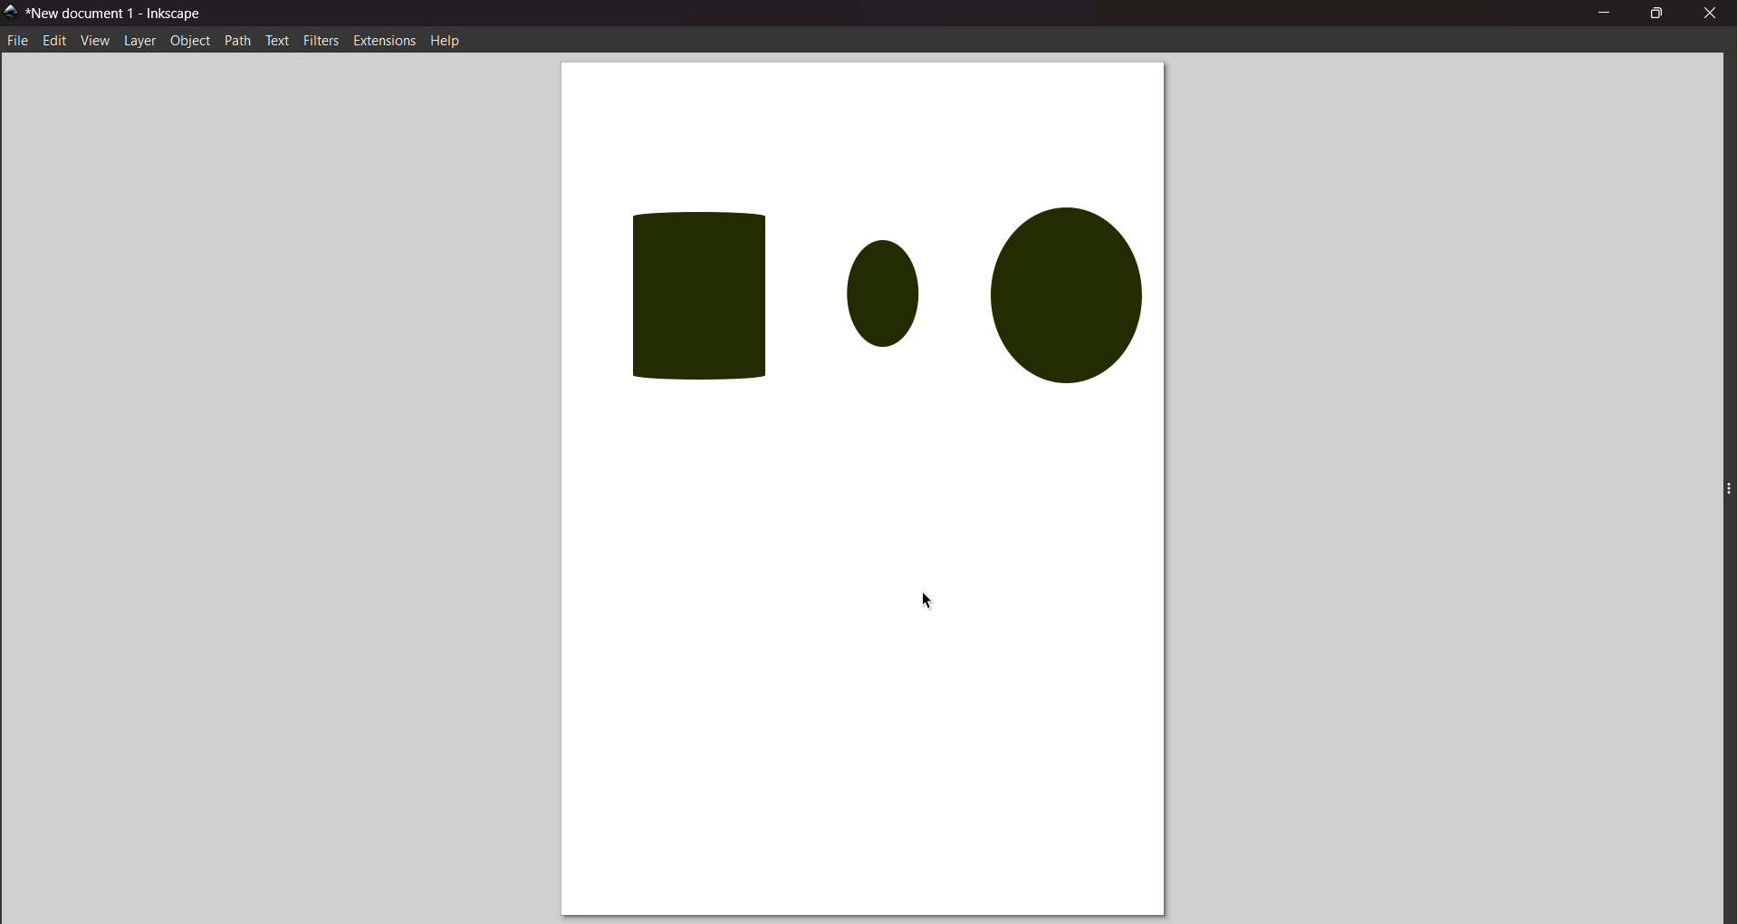 The width and height of the screenshot is (1737, 924). I want to click on help, so click(445, 43).